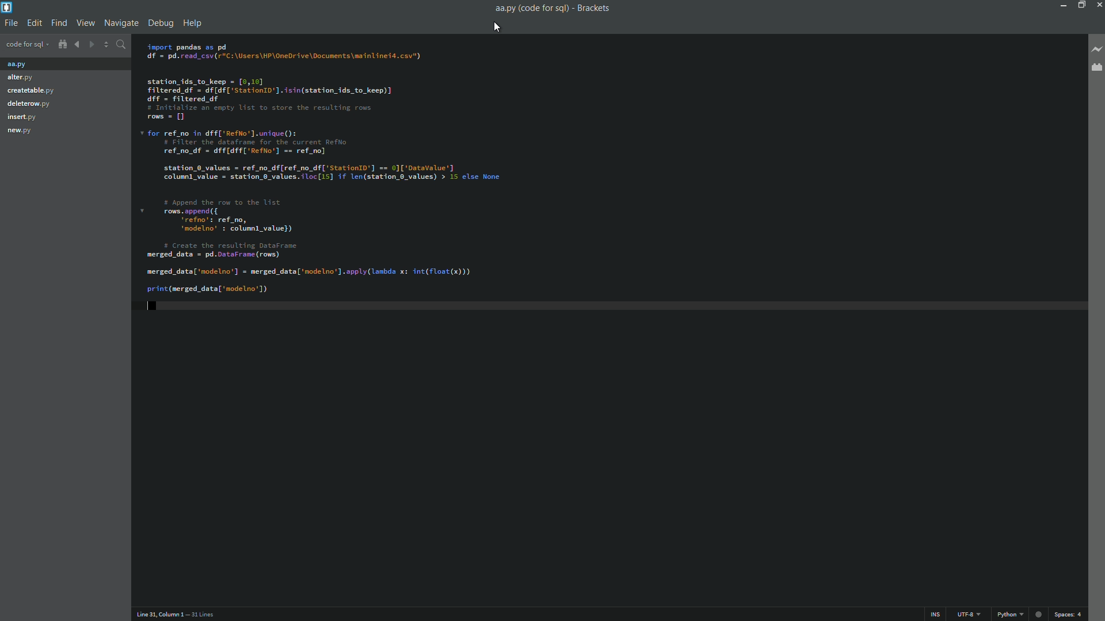  I want to click on cursor position, so click(27, 614).